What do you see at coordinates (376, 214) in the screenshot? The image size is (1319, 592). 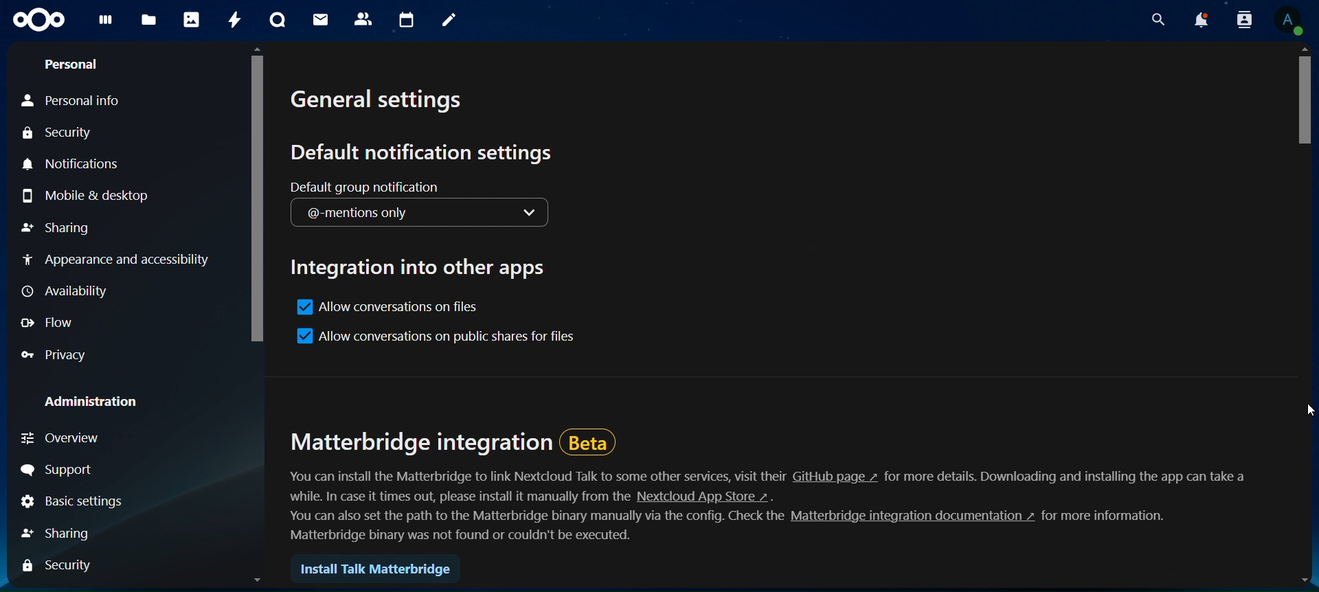 I see `@-mentions only` at bounding box center [376, 214].